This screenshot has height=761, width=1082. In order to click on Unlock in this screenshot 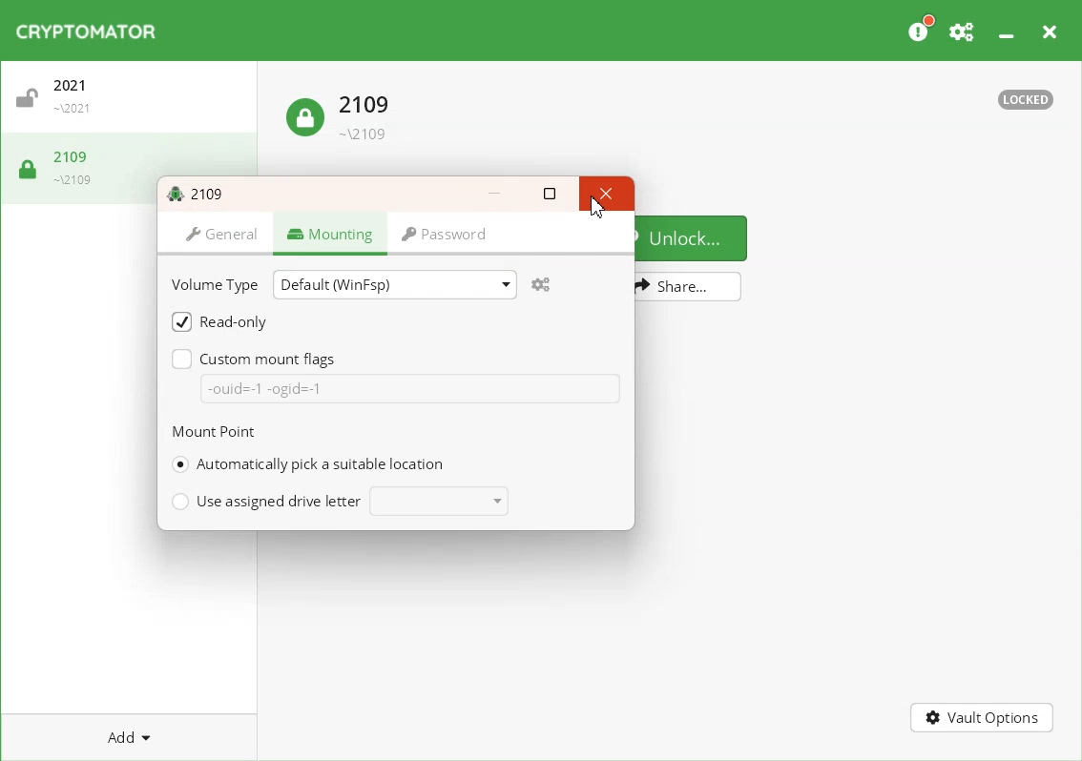, I will do `click(694, 237)`.